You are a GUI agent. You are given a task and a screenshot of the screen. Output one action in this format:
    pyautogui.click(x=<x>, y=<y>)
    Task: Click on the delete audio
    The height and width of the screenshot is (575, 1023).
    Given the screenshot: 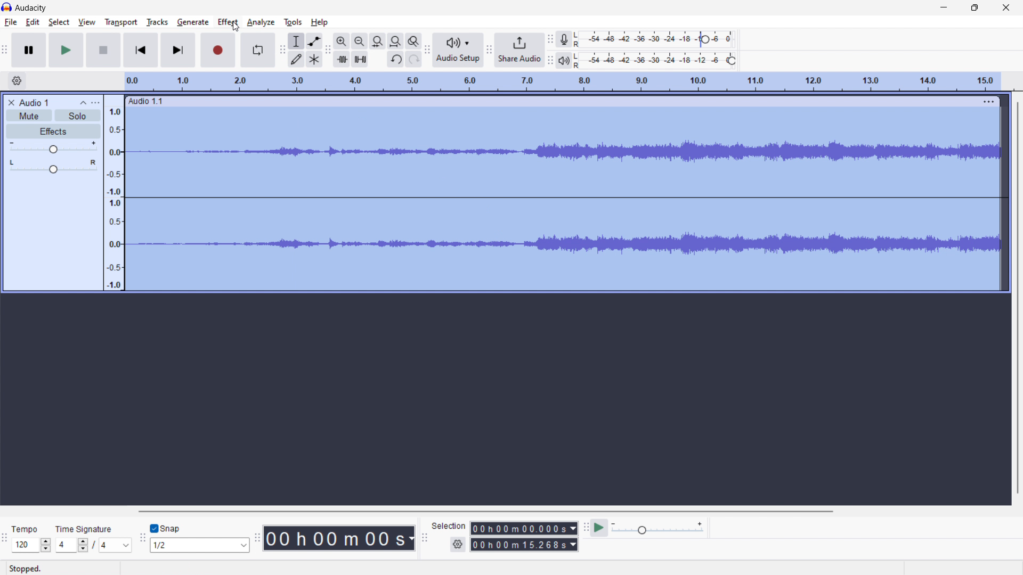 What is the action you would take?
    pyautogui.click(x=10, y=102)
    